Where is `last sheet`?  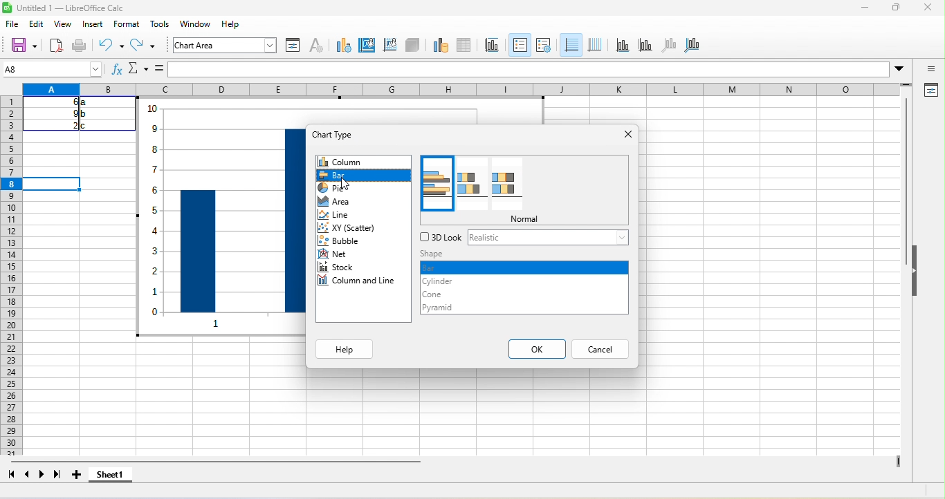 last sheet is located at coordinates (57, 473).